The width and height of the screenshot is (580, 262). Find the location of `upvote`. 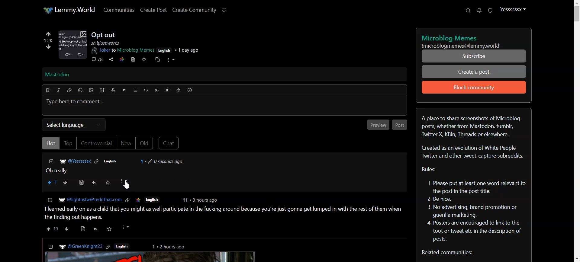

upvote is located at coordinates (52, 228).